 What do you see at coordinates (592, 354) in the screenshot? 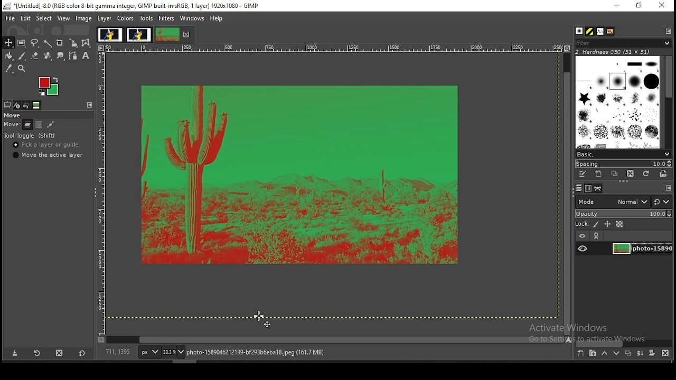
I see `new layer group` at bounding box center [592, 354].